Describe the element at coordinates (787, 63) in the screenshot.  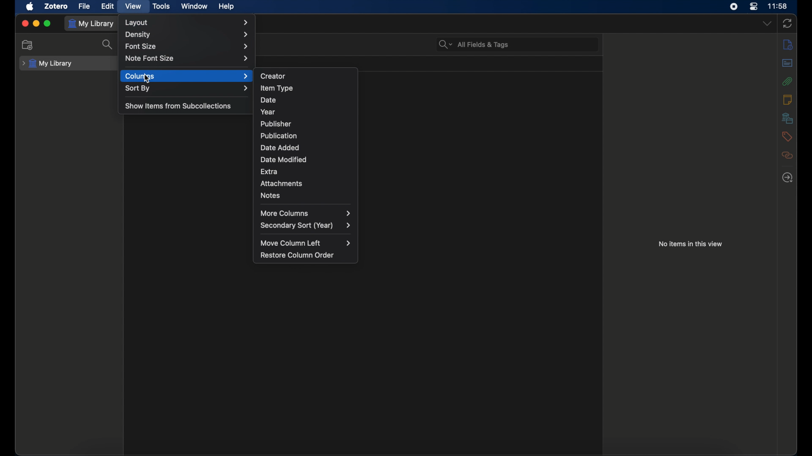
I see `abstract` at that location.